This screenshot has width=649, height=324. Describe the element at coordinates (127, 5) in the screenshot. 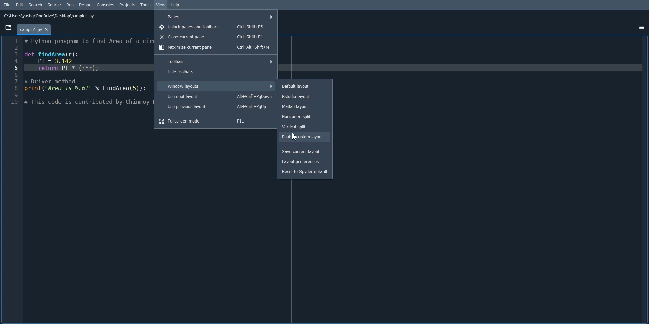

I see `Projects` at that location.